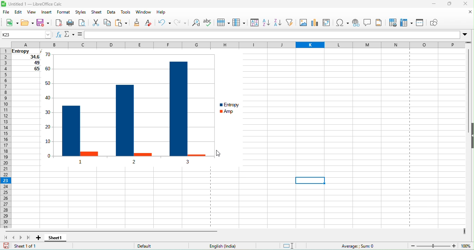  I want to click on add sheet, so click(41, 238).